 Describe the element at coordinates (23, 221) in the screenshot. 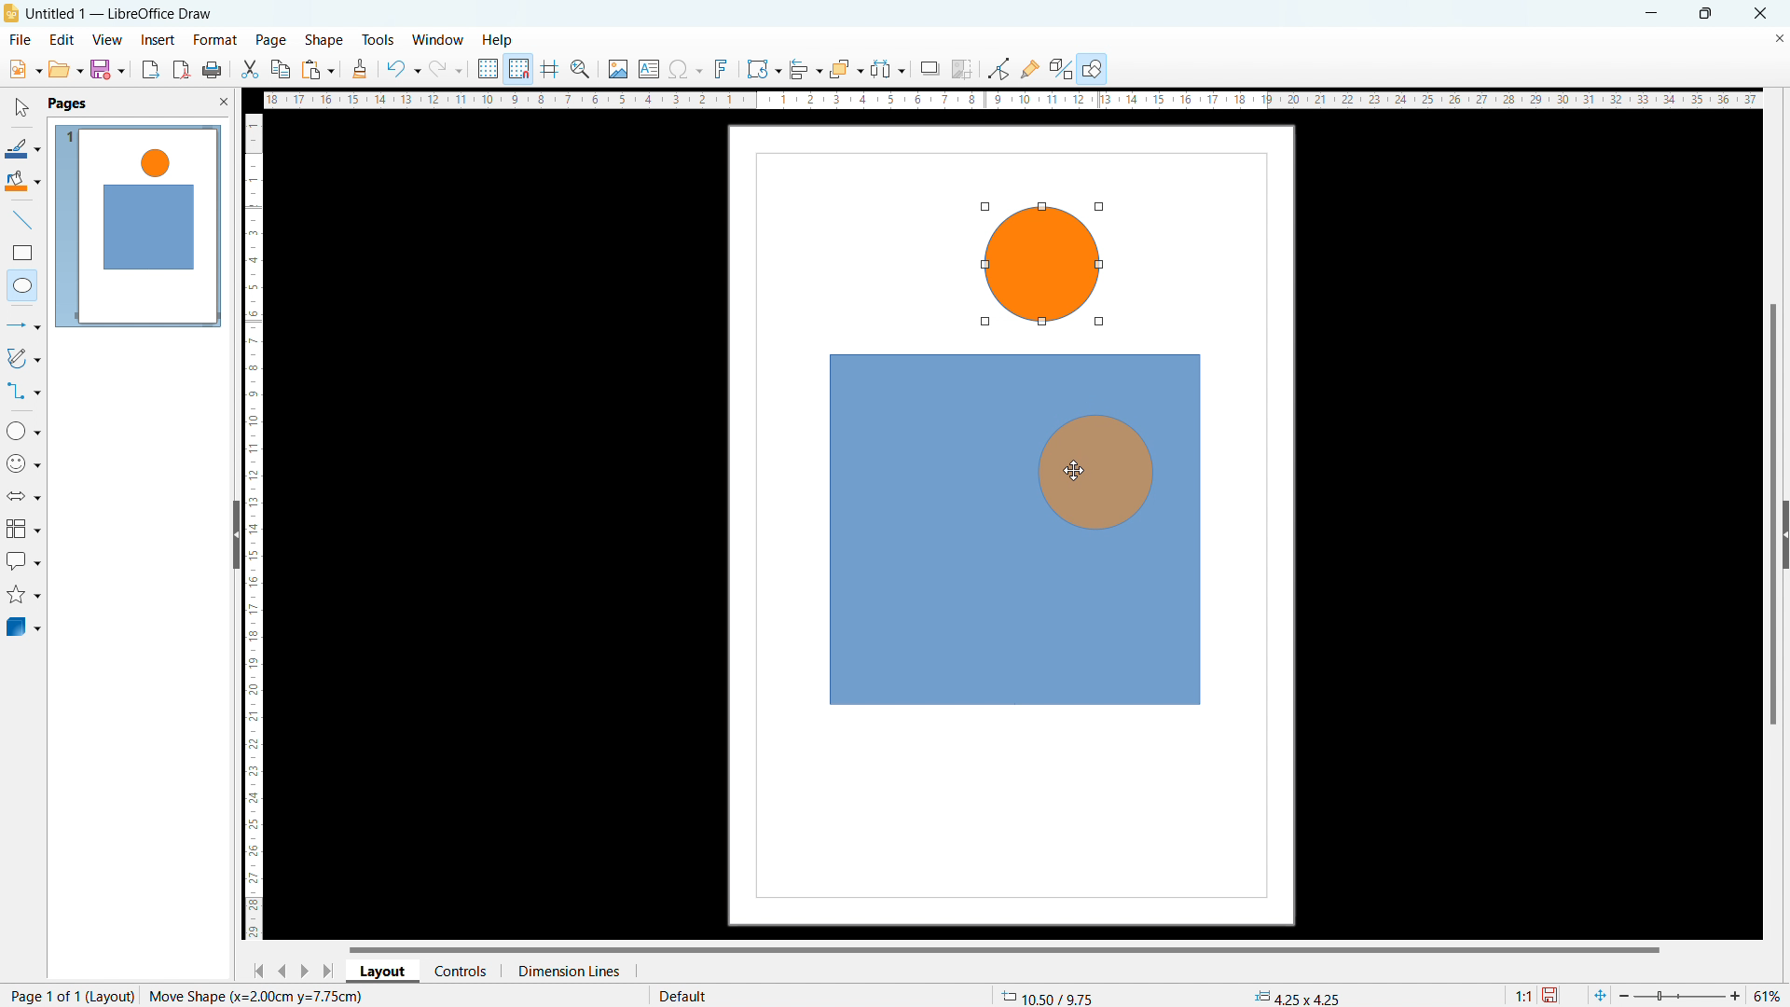

I see `line` at that location.